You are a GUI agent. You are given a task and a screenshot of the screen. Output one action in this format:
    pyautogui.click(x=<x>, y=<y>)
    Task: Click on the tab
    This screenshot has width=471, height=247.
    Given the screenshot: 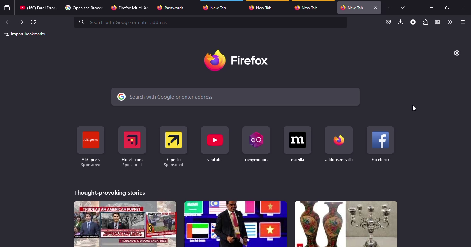 What is the action you would take?
    pyautogui.click(x=217, y=8)
    